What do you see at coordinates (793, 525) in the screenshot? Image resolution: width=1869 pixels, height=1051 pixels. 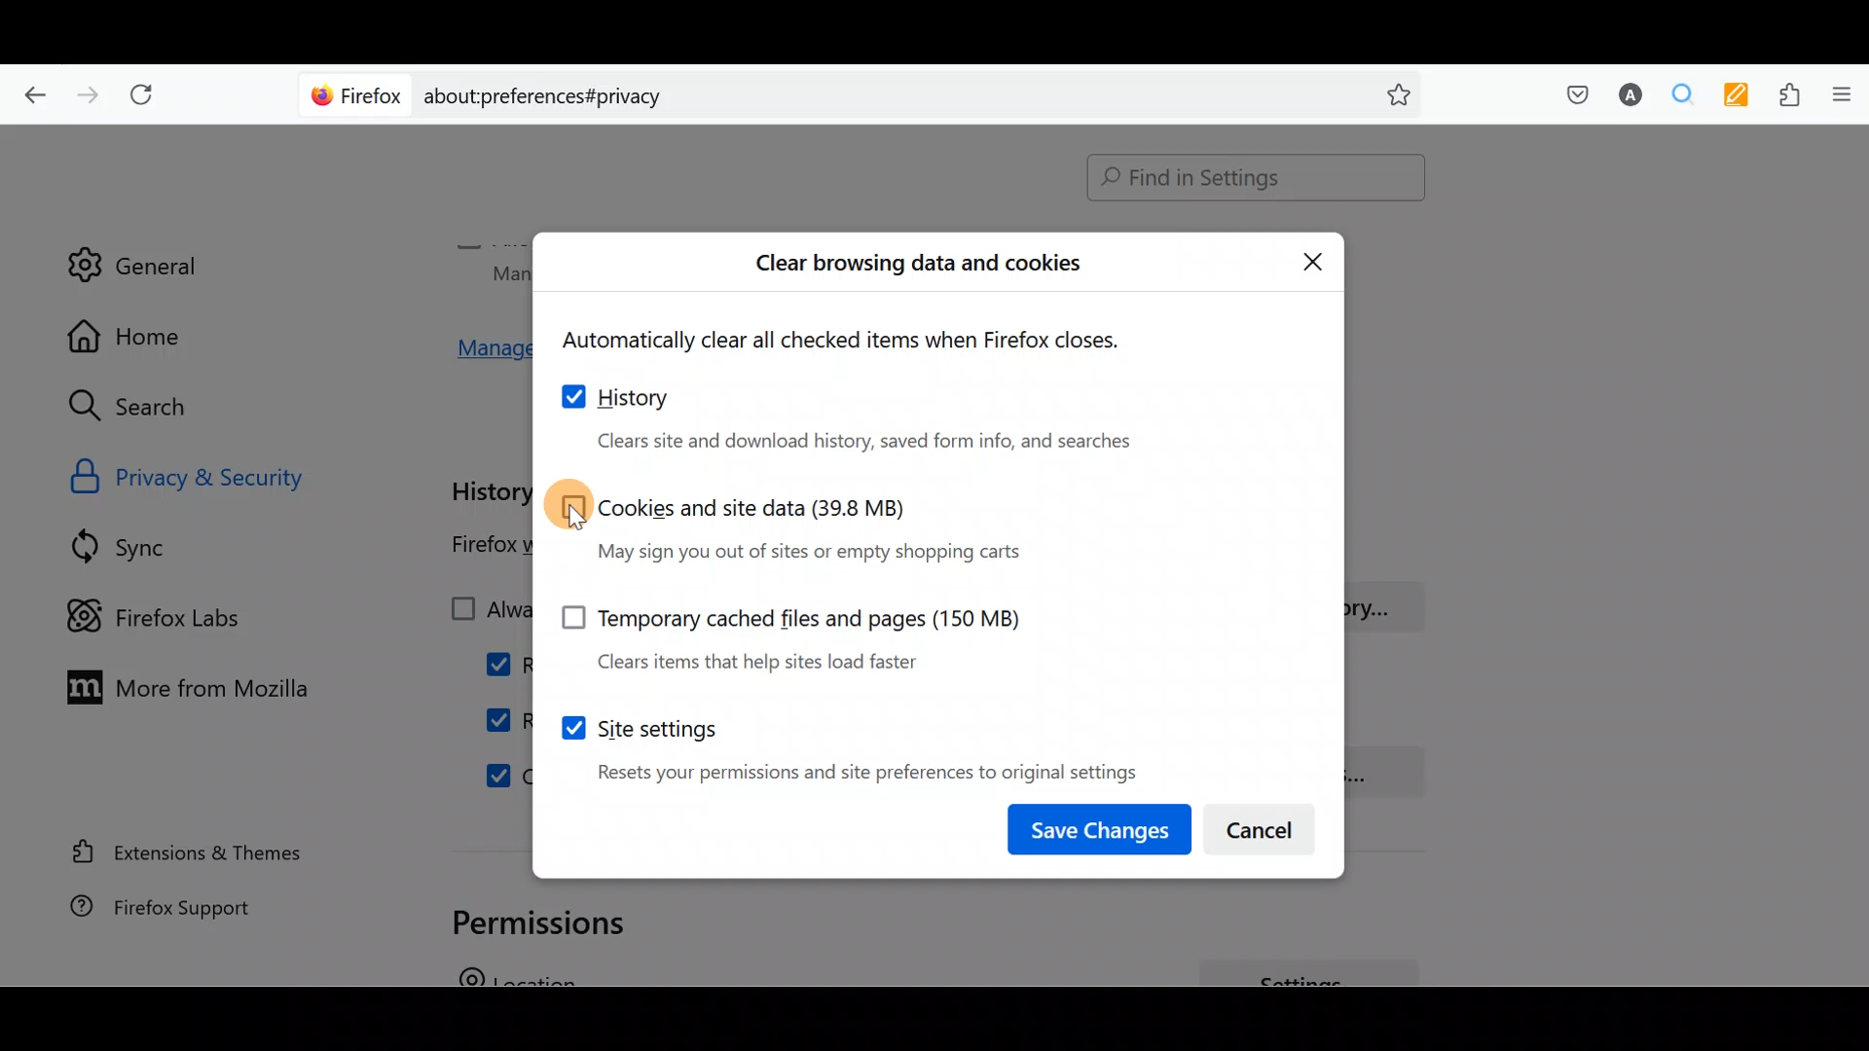 I see `Click to select cookies and site data` at bounding box center [793, 525].